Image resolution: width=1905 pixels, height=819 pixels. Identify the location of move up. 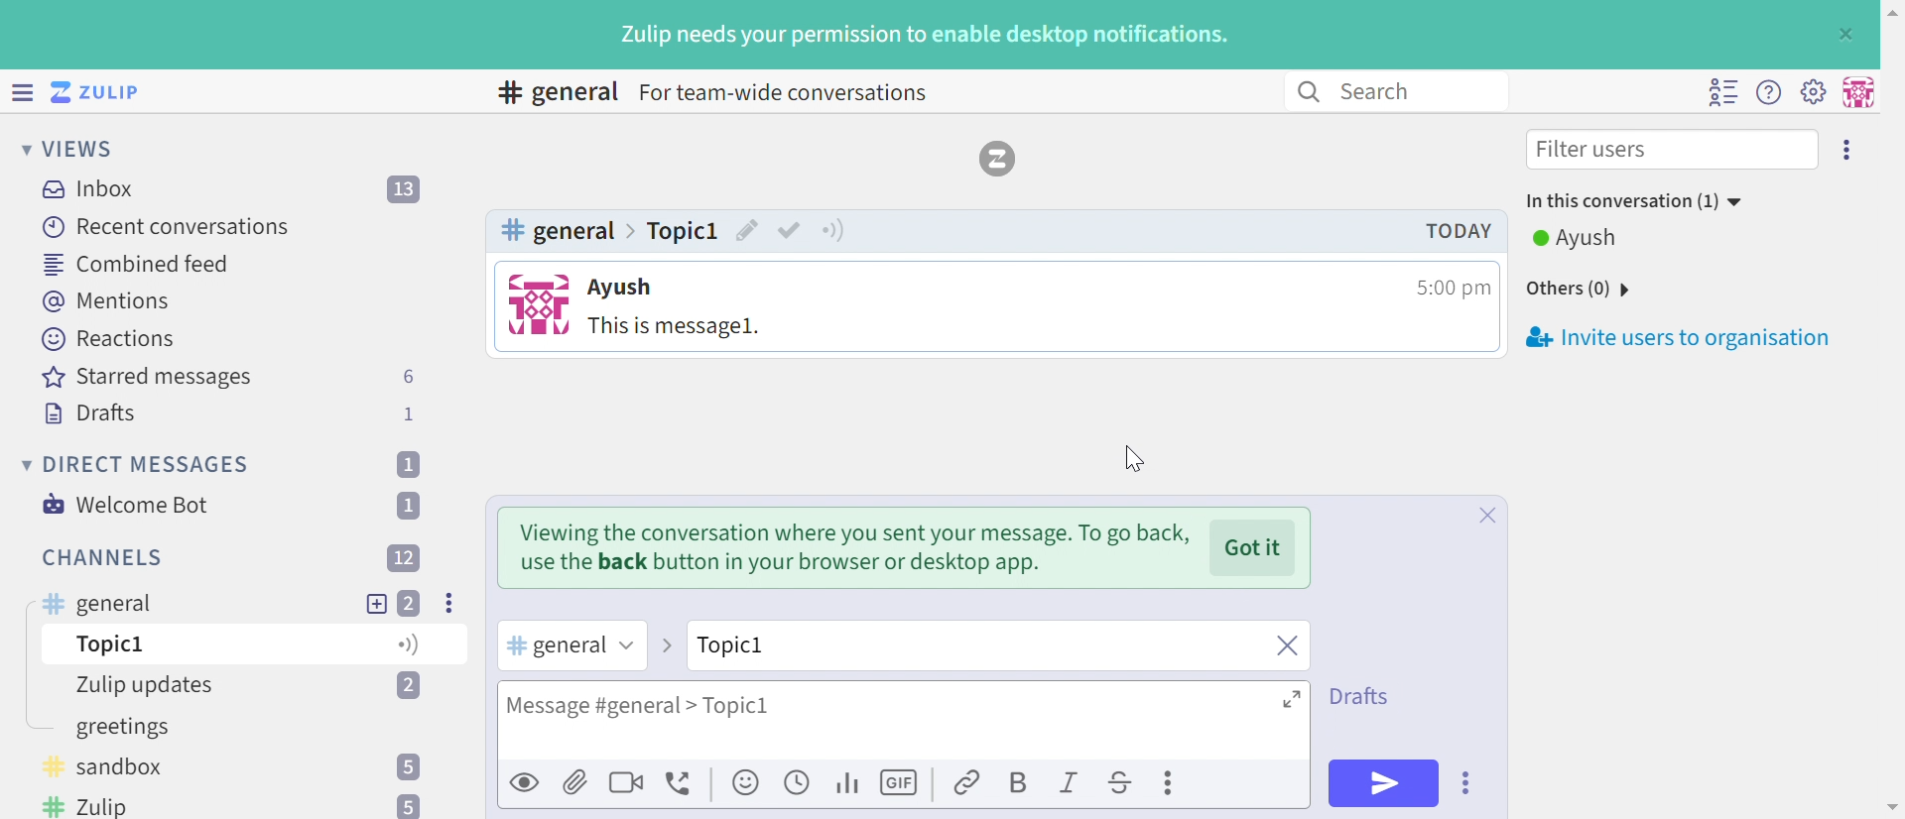
(1891, 10).